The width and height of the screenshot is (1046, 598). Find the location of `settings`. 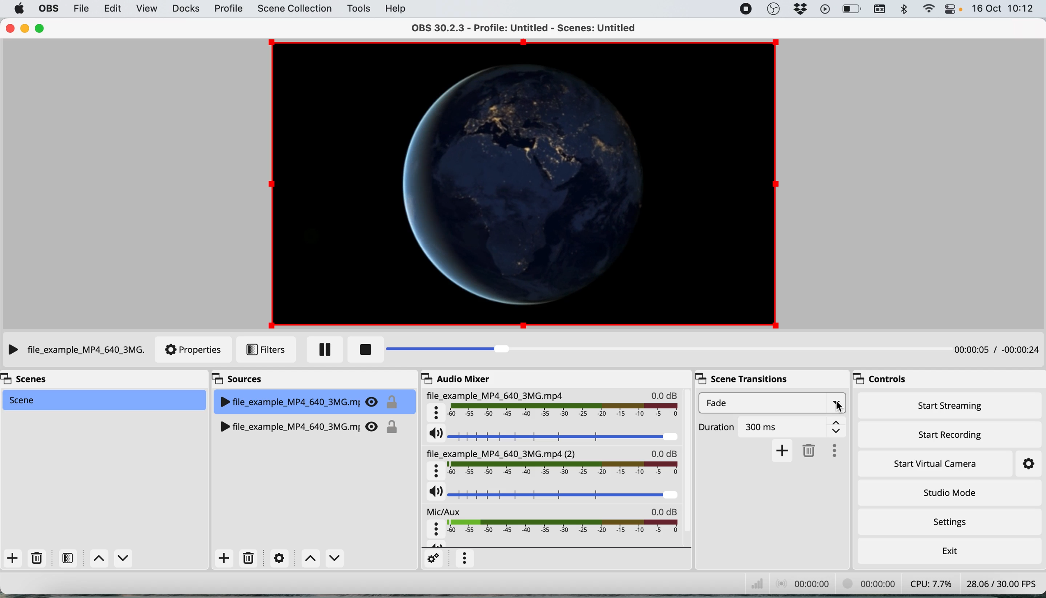

settings is located at coordinates (949, 522).